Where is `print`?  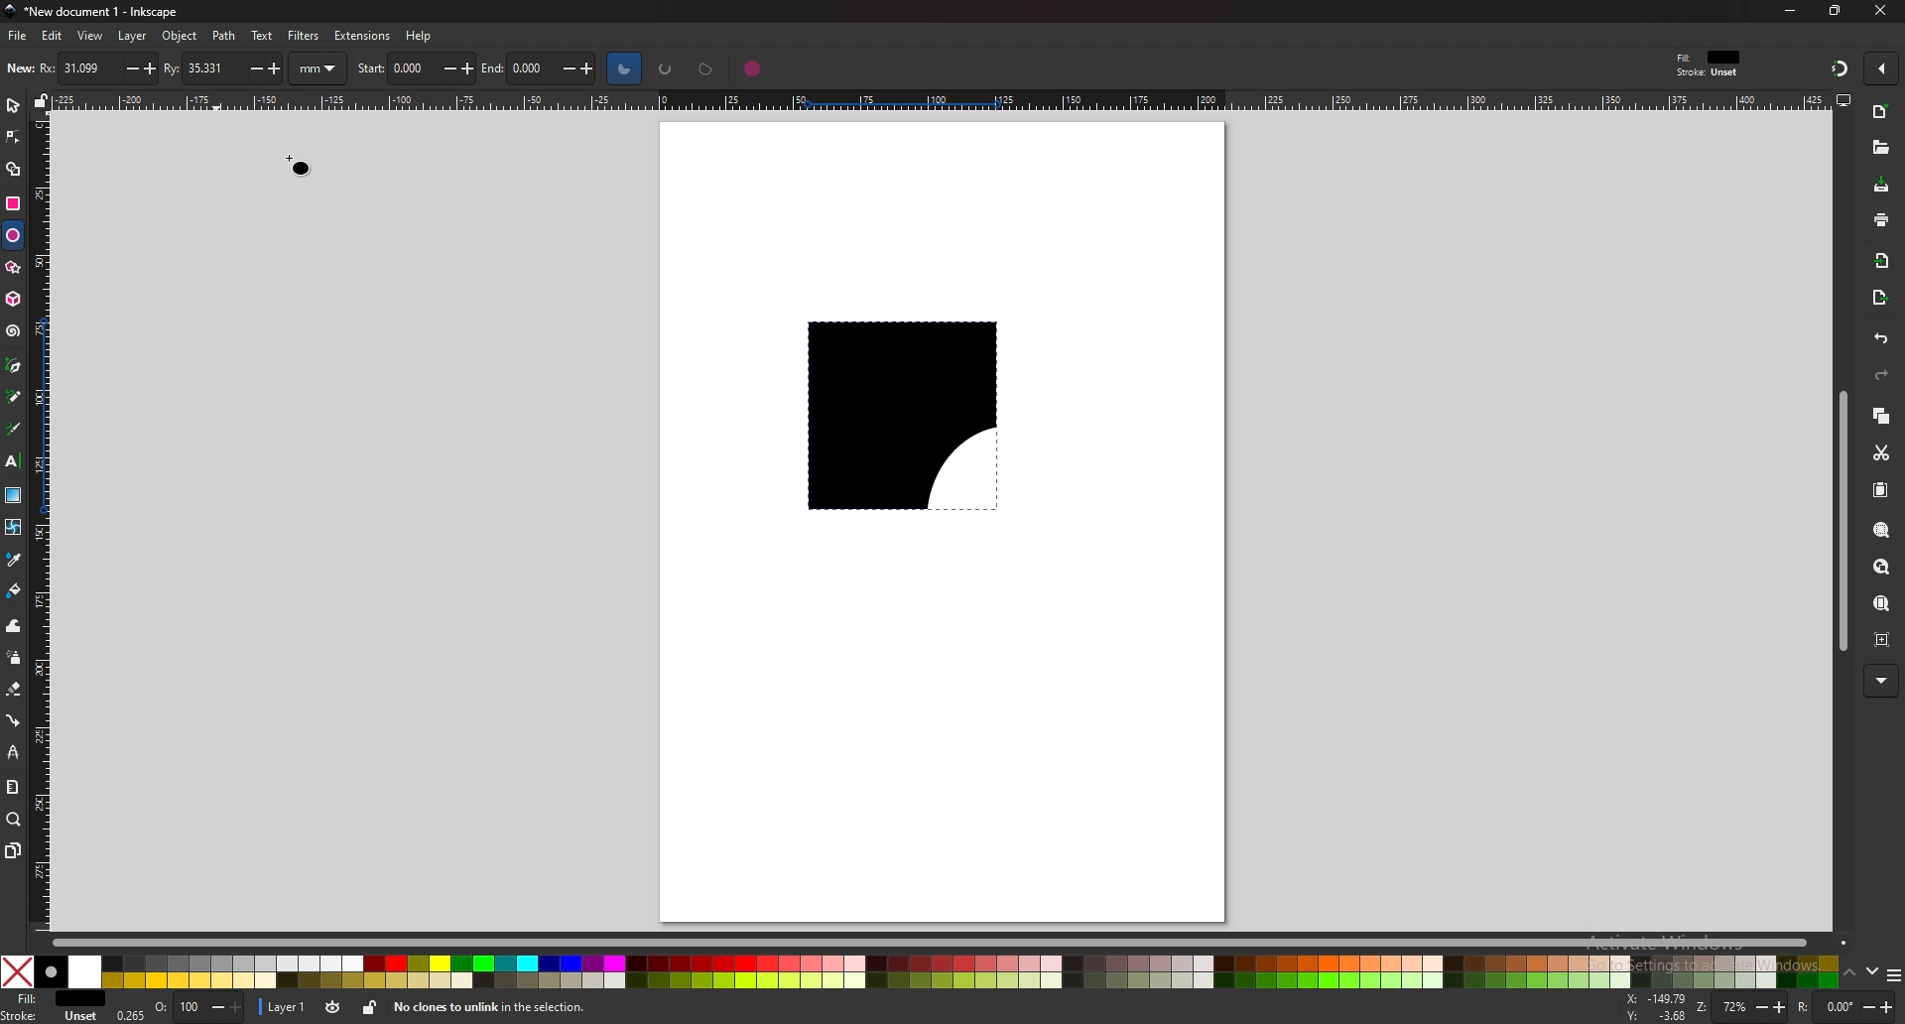 print is located at coordinates (1881, 219).